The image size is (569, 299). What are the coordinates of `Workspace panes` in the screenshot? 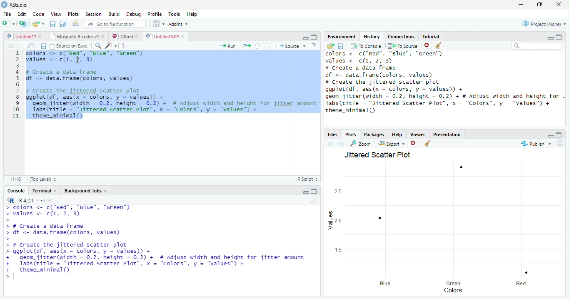 It's located at (159, 24).